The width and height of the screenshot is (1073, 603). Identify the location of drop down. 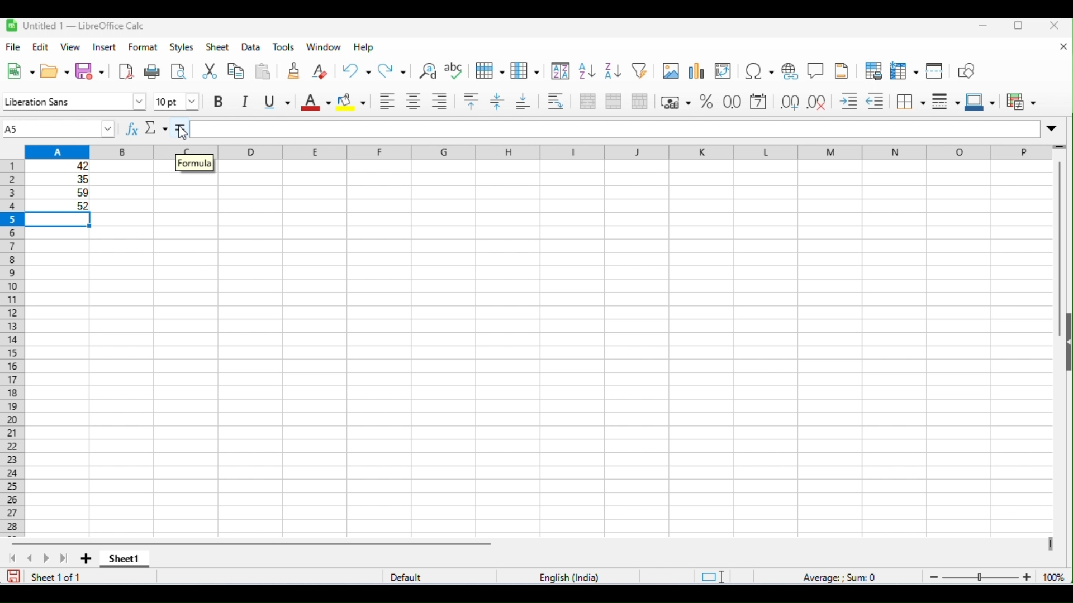
(108, 127).